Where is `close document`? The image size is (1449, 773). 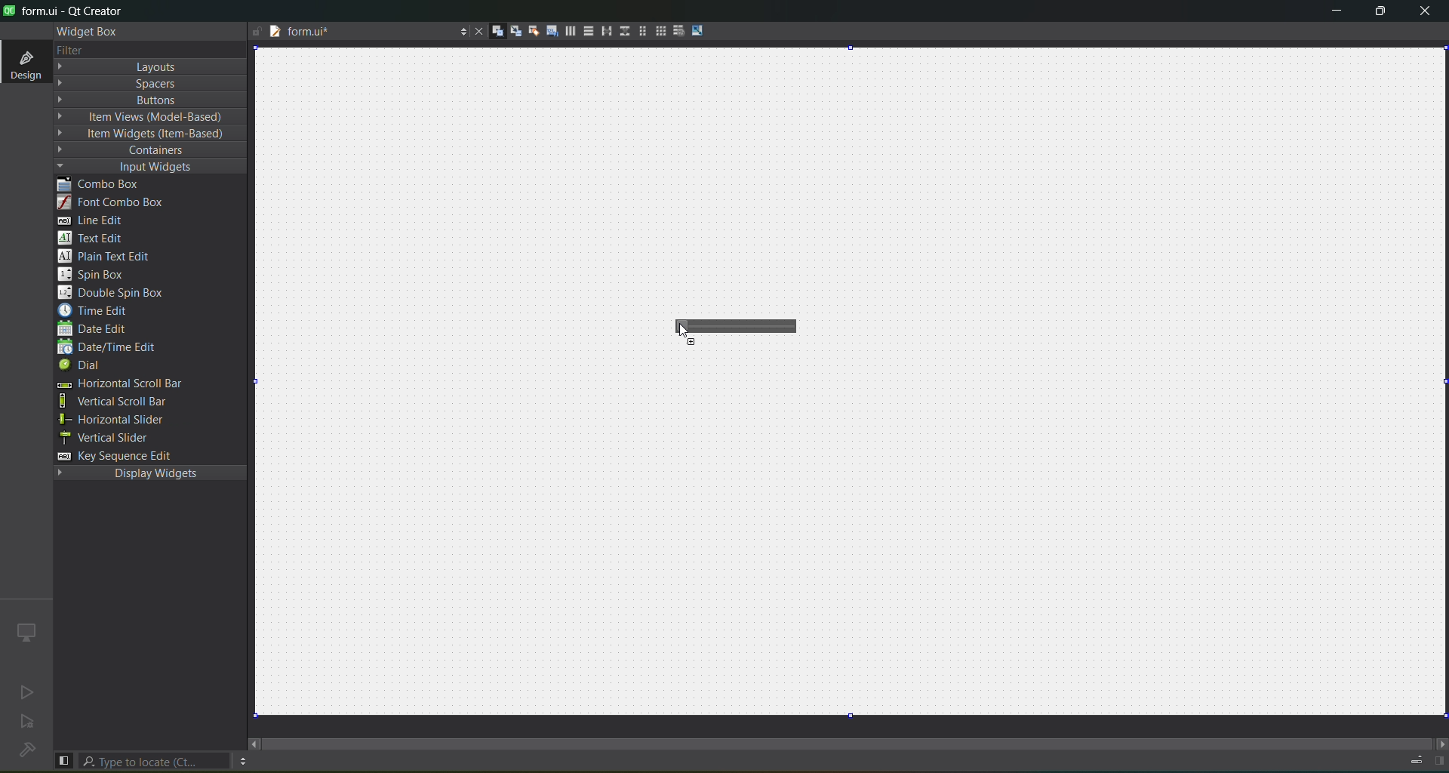
close document is located at coordinates (477, 30).